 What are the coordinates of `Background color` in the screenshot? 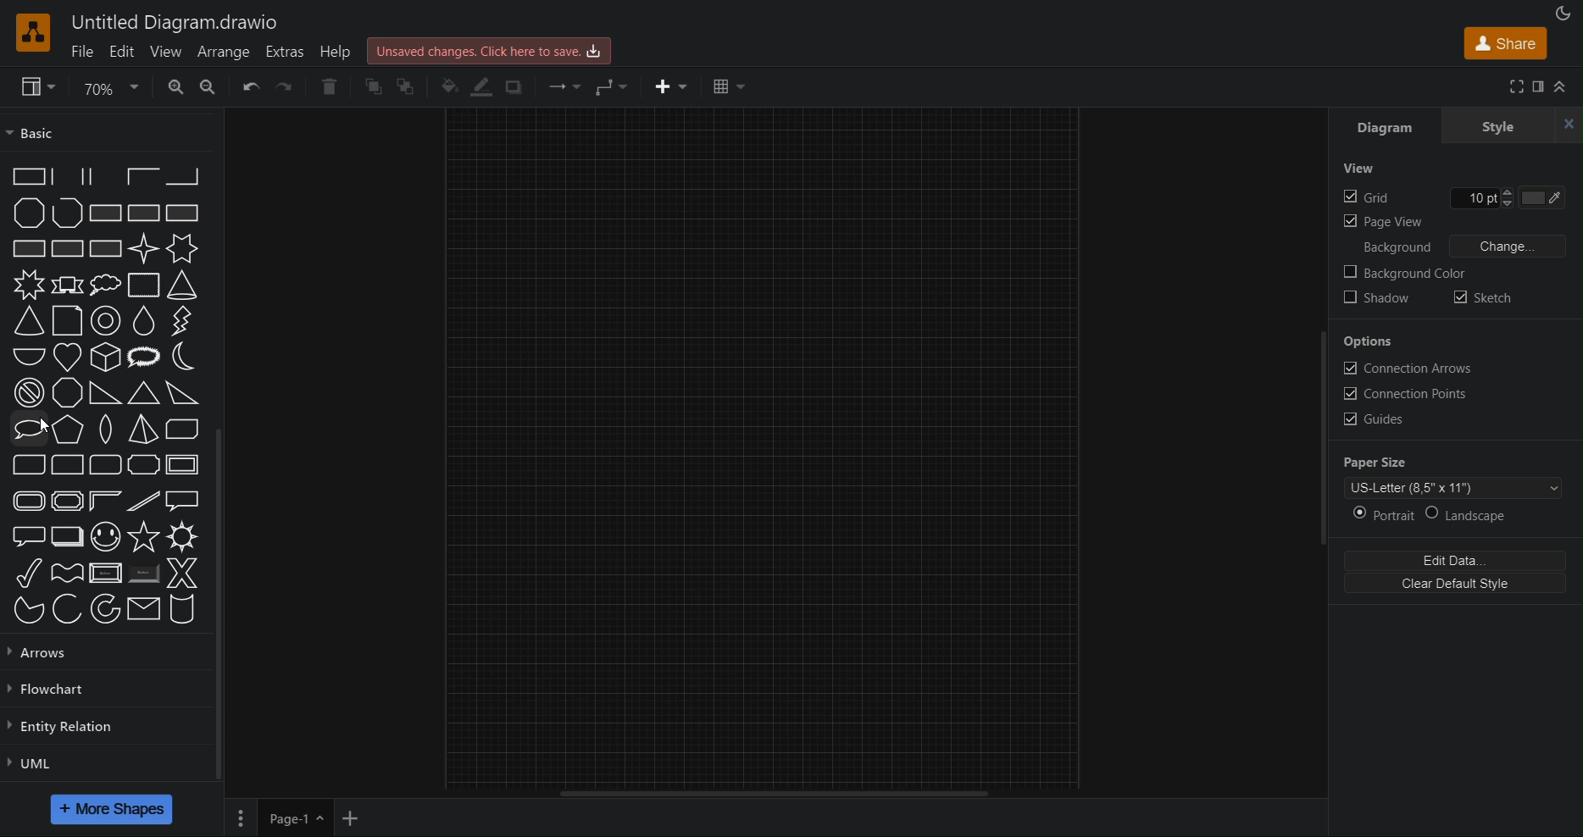 It's located at (1404, 272).